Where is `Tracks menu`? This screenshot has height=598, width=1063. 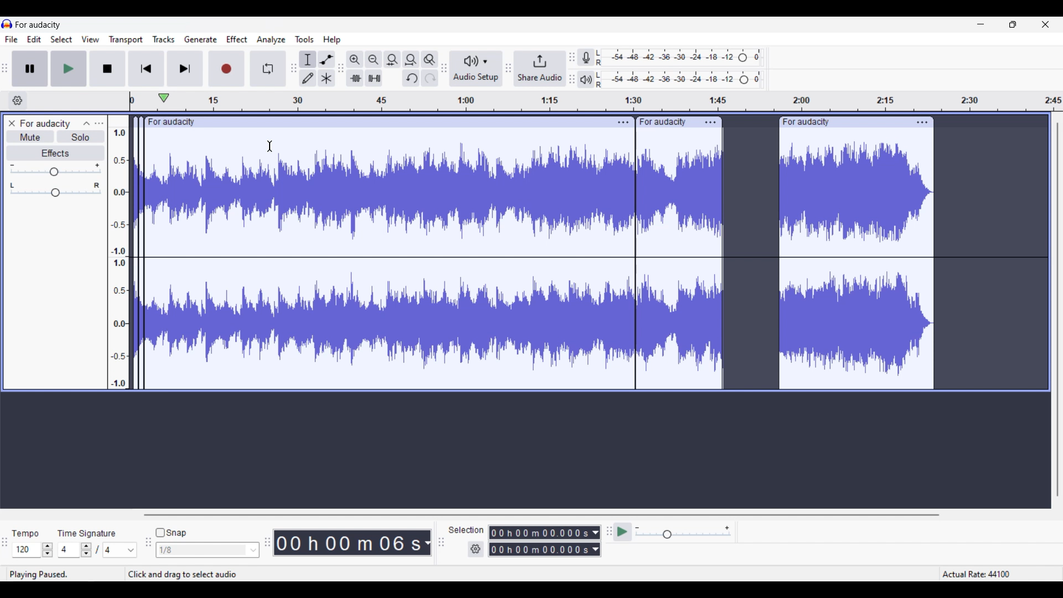
Tracks menu is located at coordinates (163, 40).